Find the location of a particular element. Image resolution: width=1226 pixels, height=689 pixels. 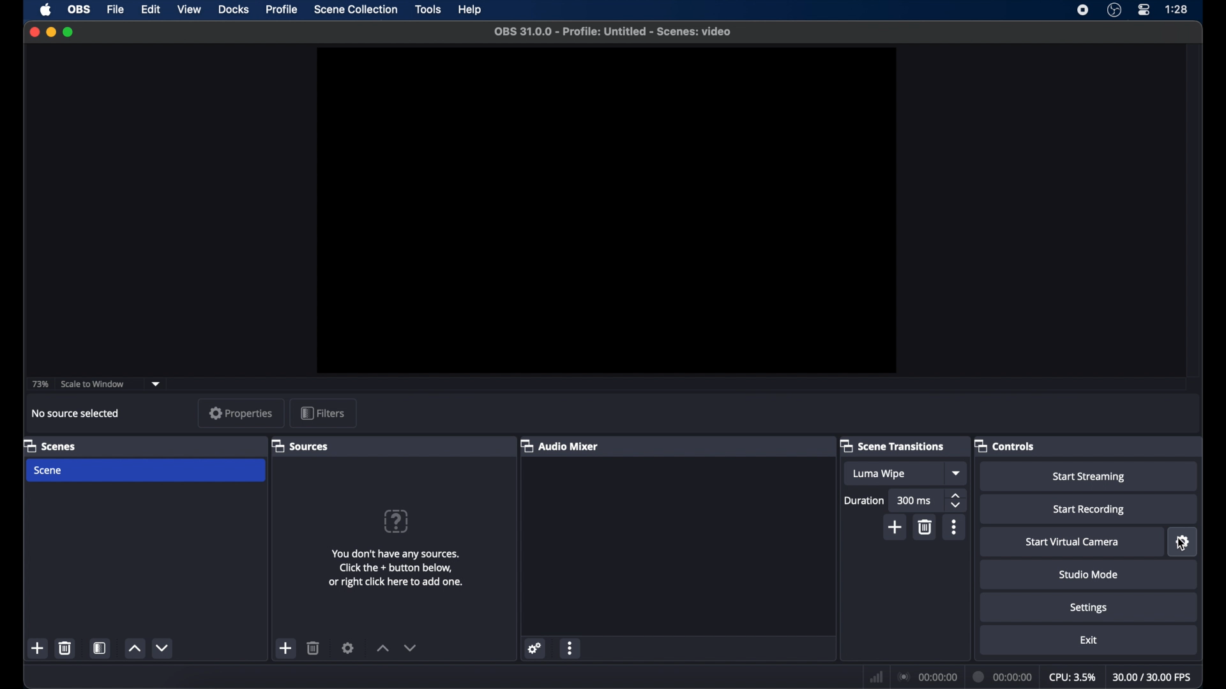

help is located at coordinates (471, 10).